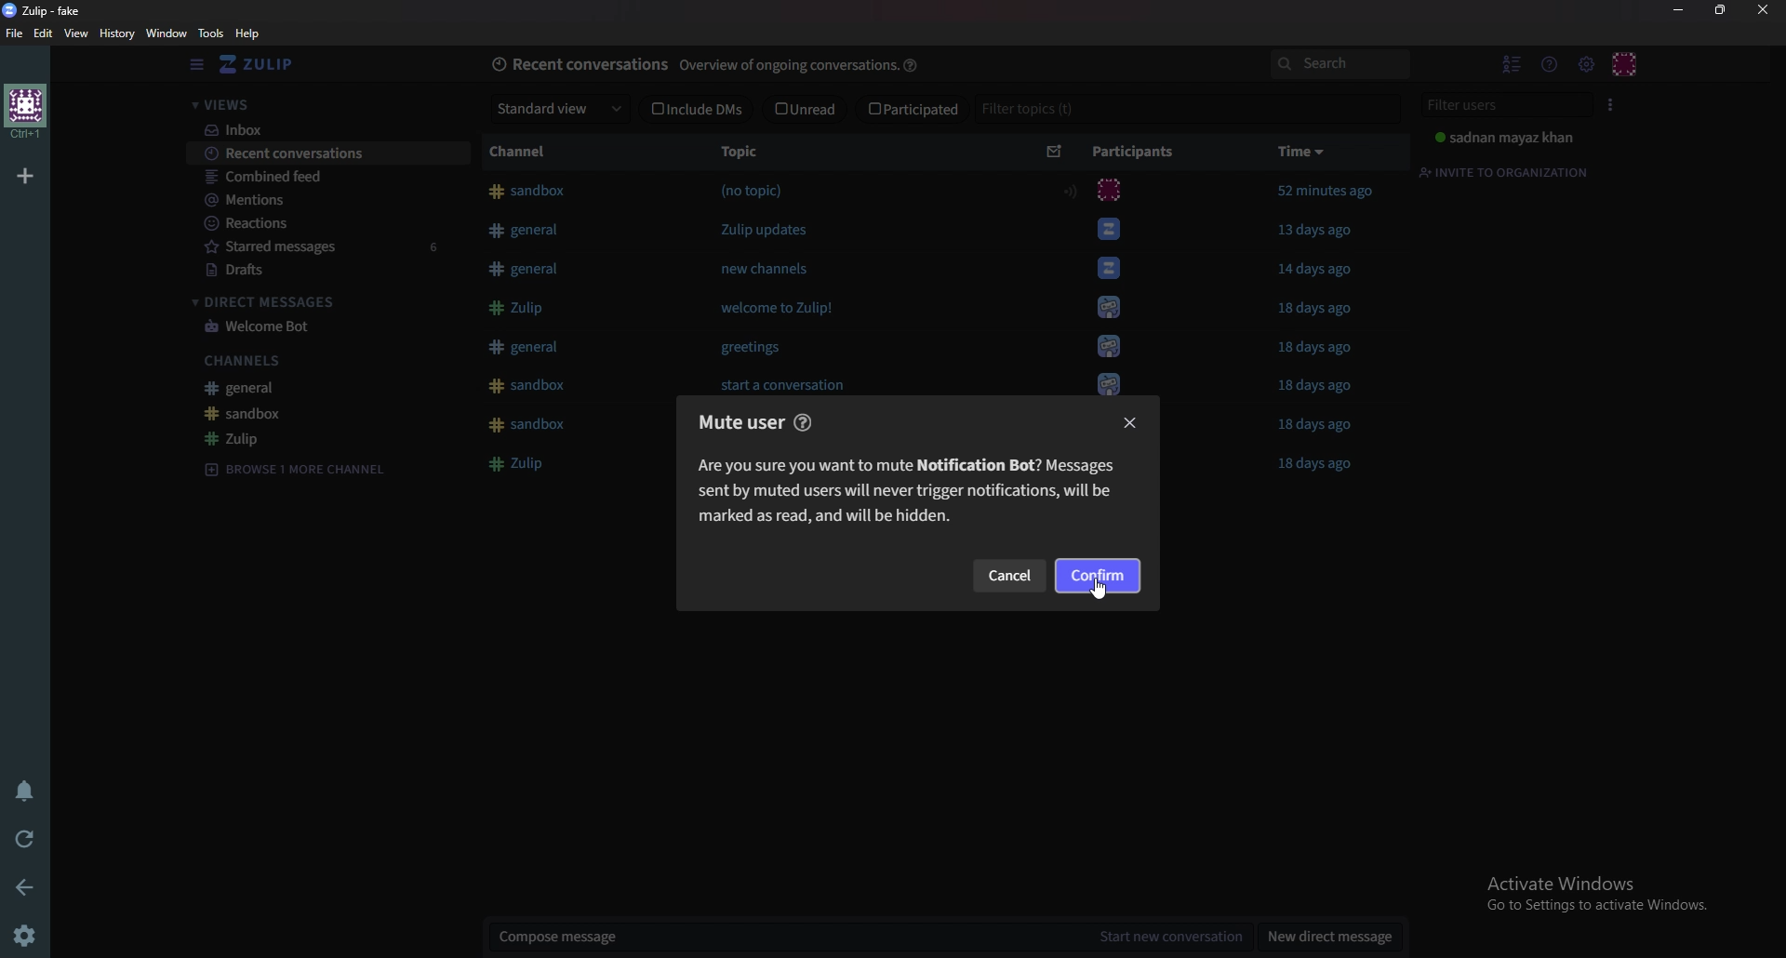 This screenshot has width=1786, height=958. What do you see at coordinates (1582, 64) in the screenshot?
I see `Main menu` at bounding box center [1582, 64].